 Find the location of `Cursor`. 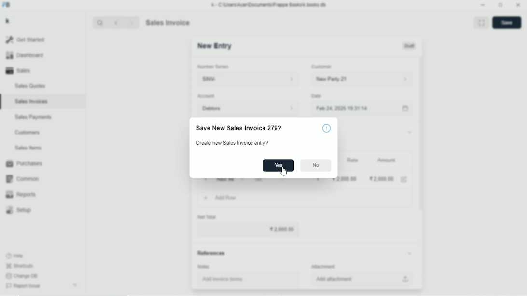

Cursor is located at coordinates (284, 171).